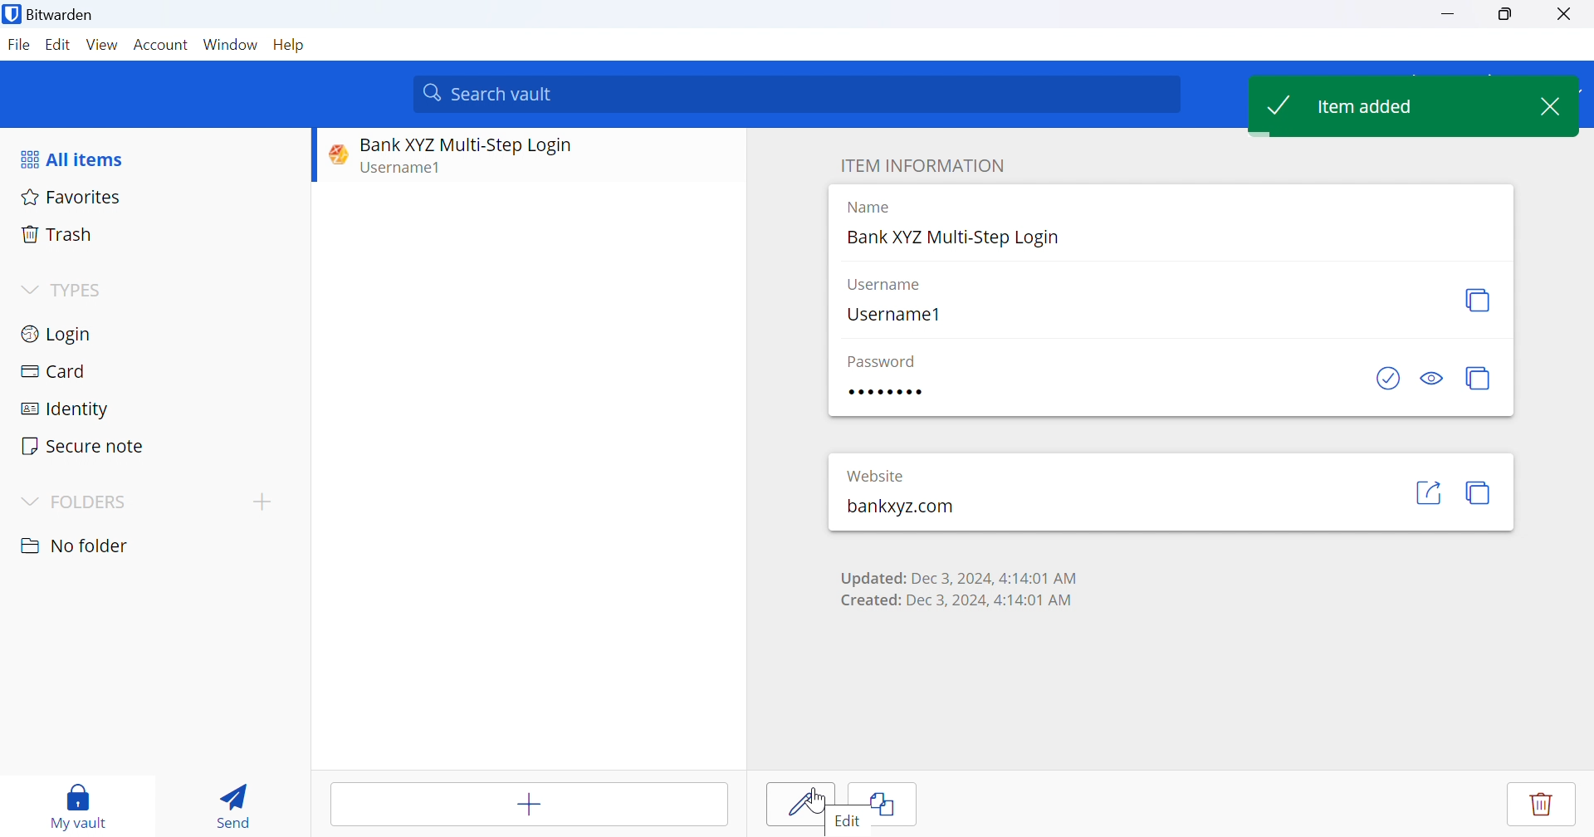 Image resolution: width=1594 pixels, height=837 pixels. What do you see at coordinates (56, 45) in the screenshot?
I see `Edit` at bounding box center [56, 45].